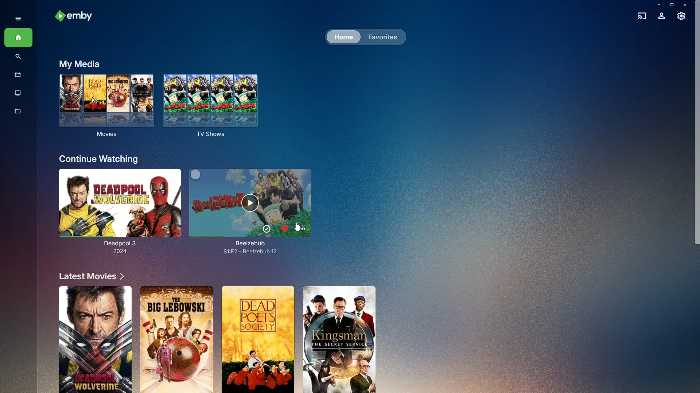 Image resolution: width=700 pixels, height=393 pixels. I want to click on TV Shows, so click(18, 93).